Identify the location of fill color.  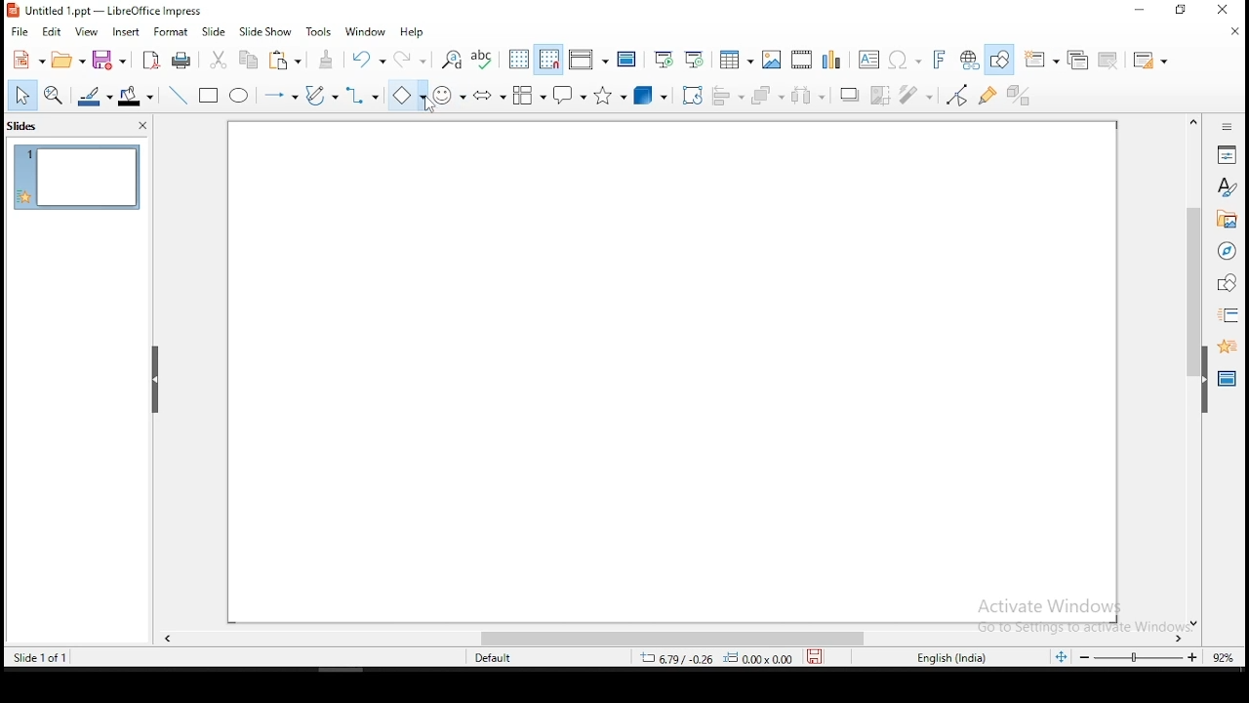
(140, 94).